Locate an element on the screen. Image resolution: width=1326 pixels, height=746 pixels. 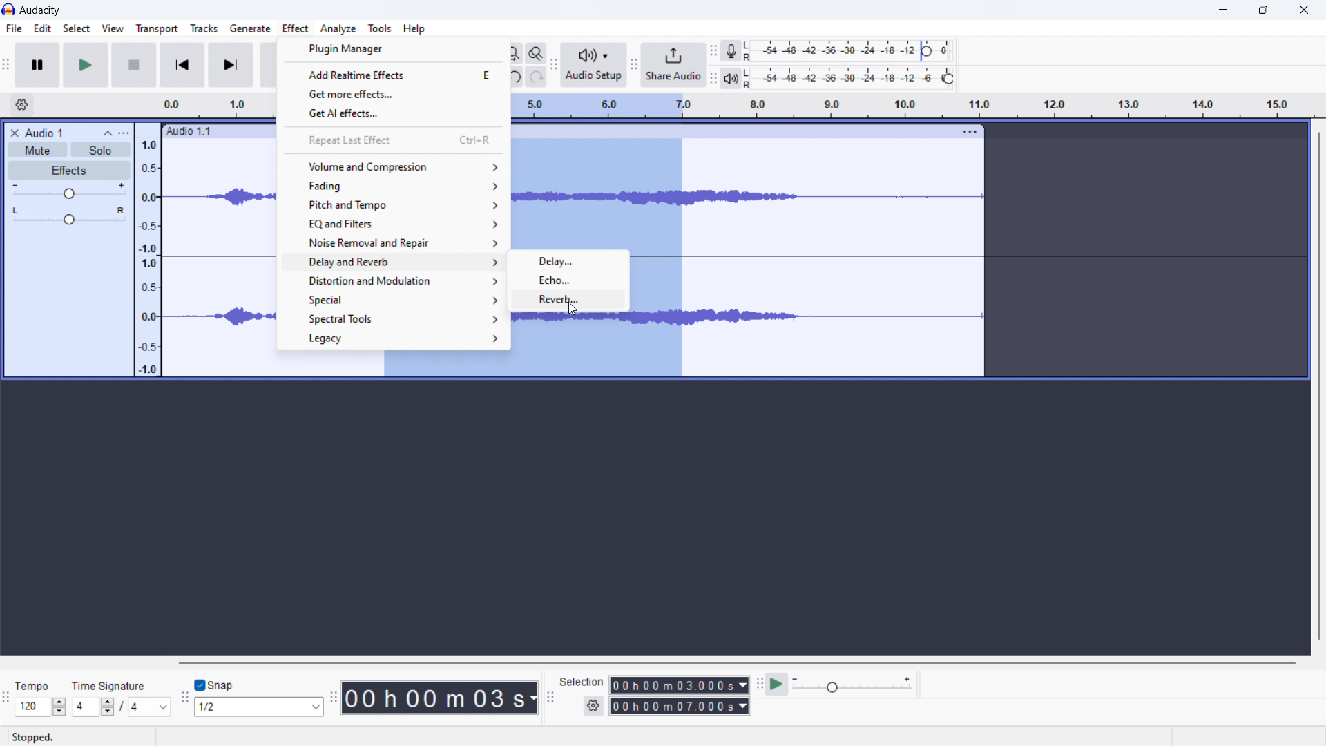
1/2 is located at coordinates (260, 707).